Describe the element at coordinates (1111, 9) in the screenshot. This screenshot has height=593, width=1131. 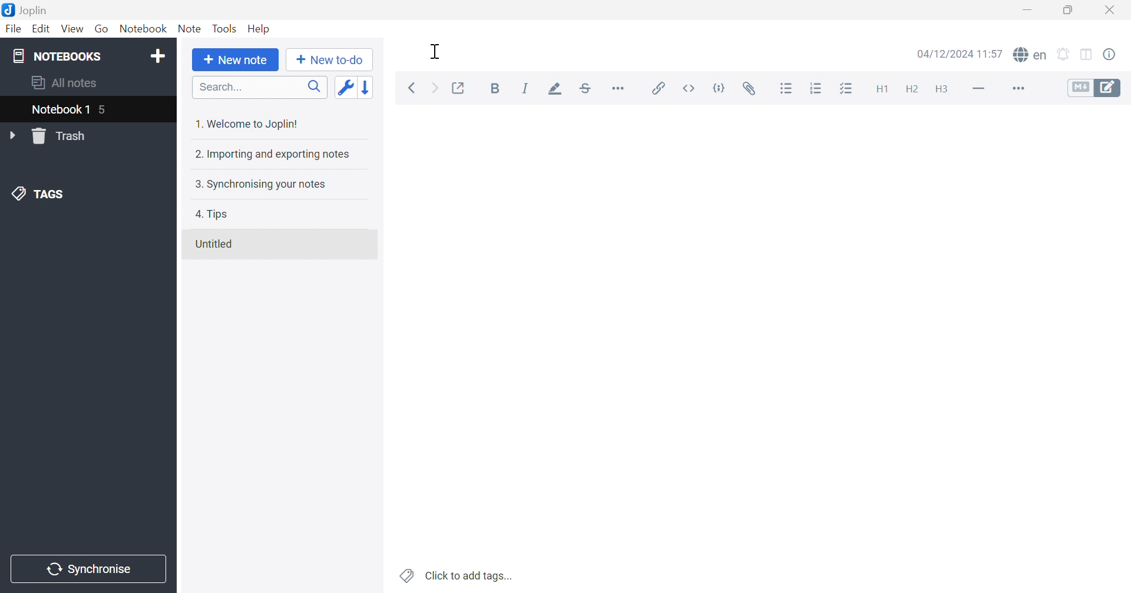
I see `Close` at that location.